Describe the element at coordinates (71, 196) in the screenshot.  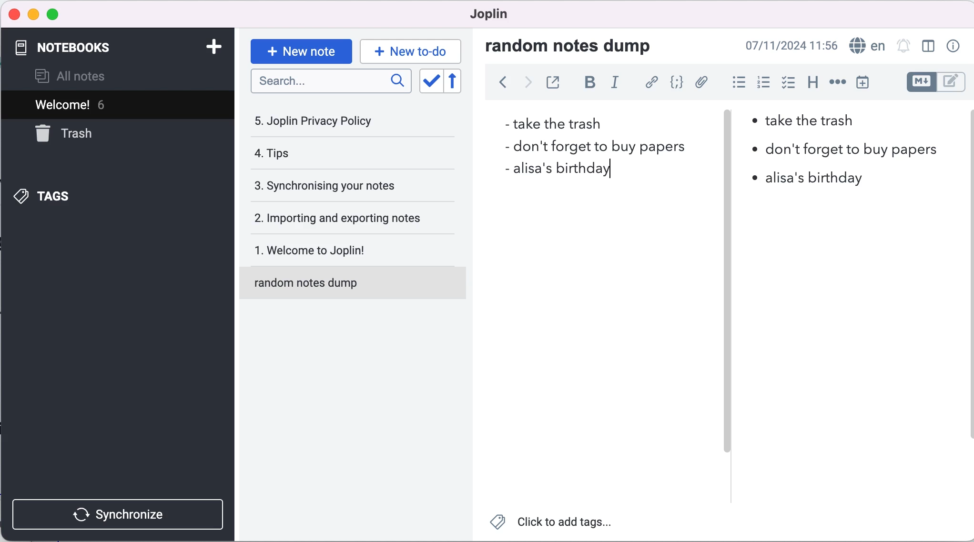
I see `tags` at that location.